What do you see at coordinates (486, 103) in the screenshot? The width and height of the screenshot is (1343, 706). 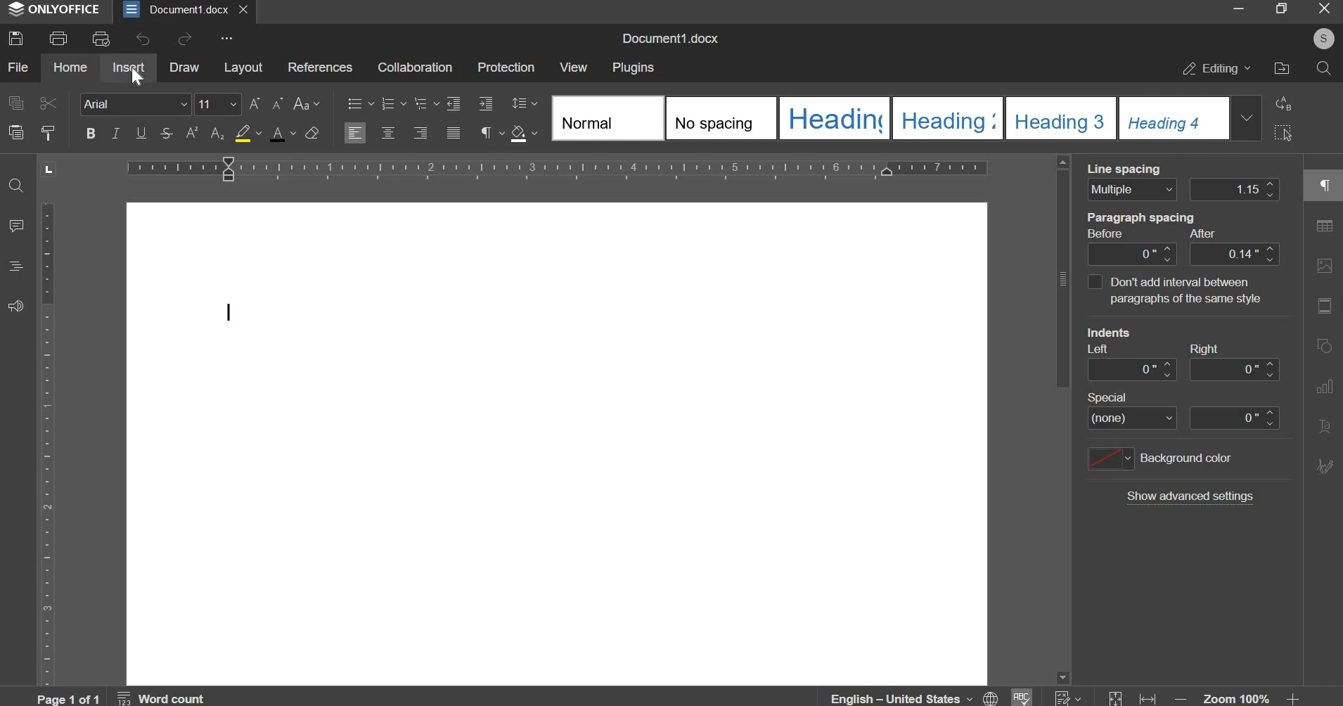 I see `increase indent` at bounding box center [486, 103].